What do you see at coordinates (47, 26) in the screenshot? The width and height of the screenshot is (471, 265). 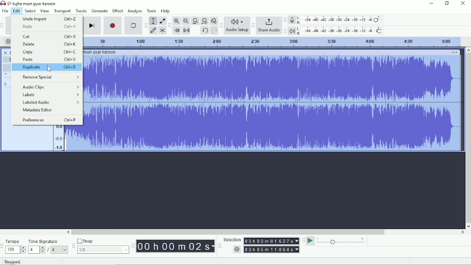 I see `Redo ` at bounding box center [47, 26].